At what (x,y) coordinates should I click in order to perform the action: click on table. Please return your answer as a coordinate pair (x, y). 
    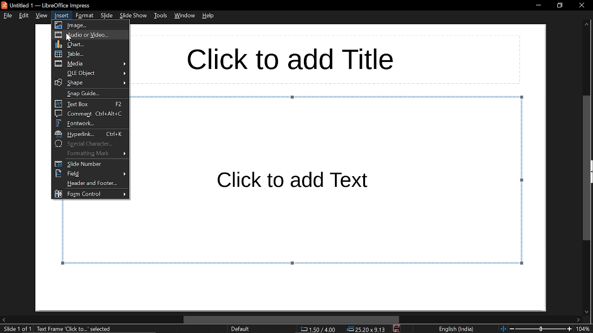
    Looking at the image, I should click on (90, 54).